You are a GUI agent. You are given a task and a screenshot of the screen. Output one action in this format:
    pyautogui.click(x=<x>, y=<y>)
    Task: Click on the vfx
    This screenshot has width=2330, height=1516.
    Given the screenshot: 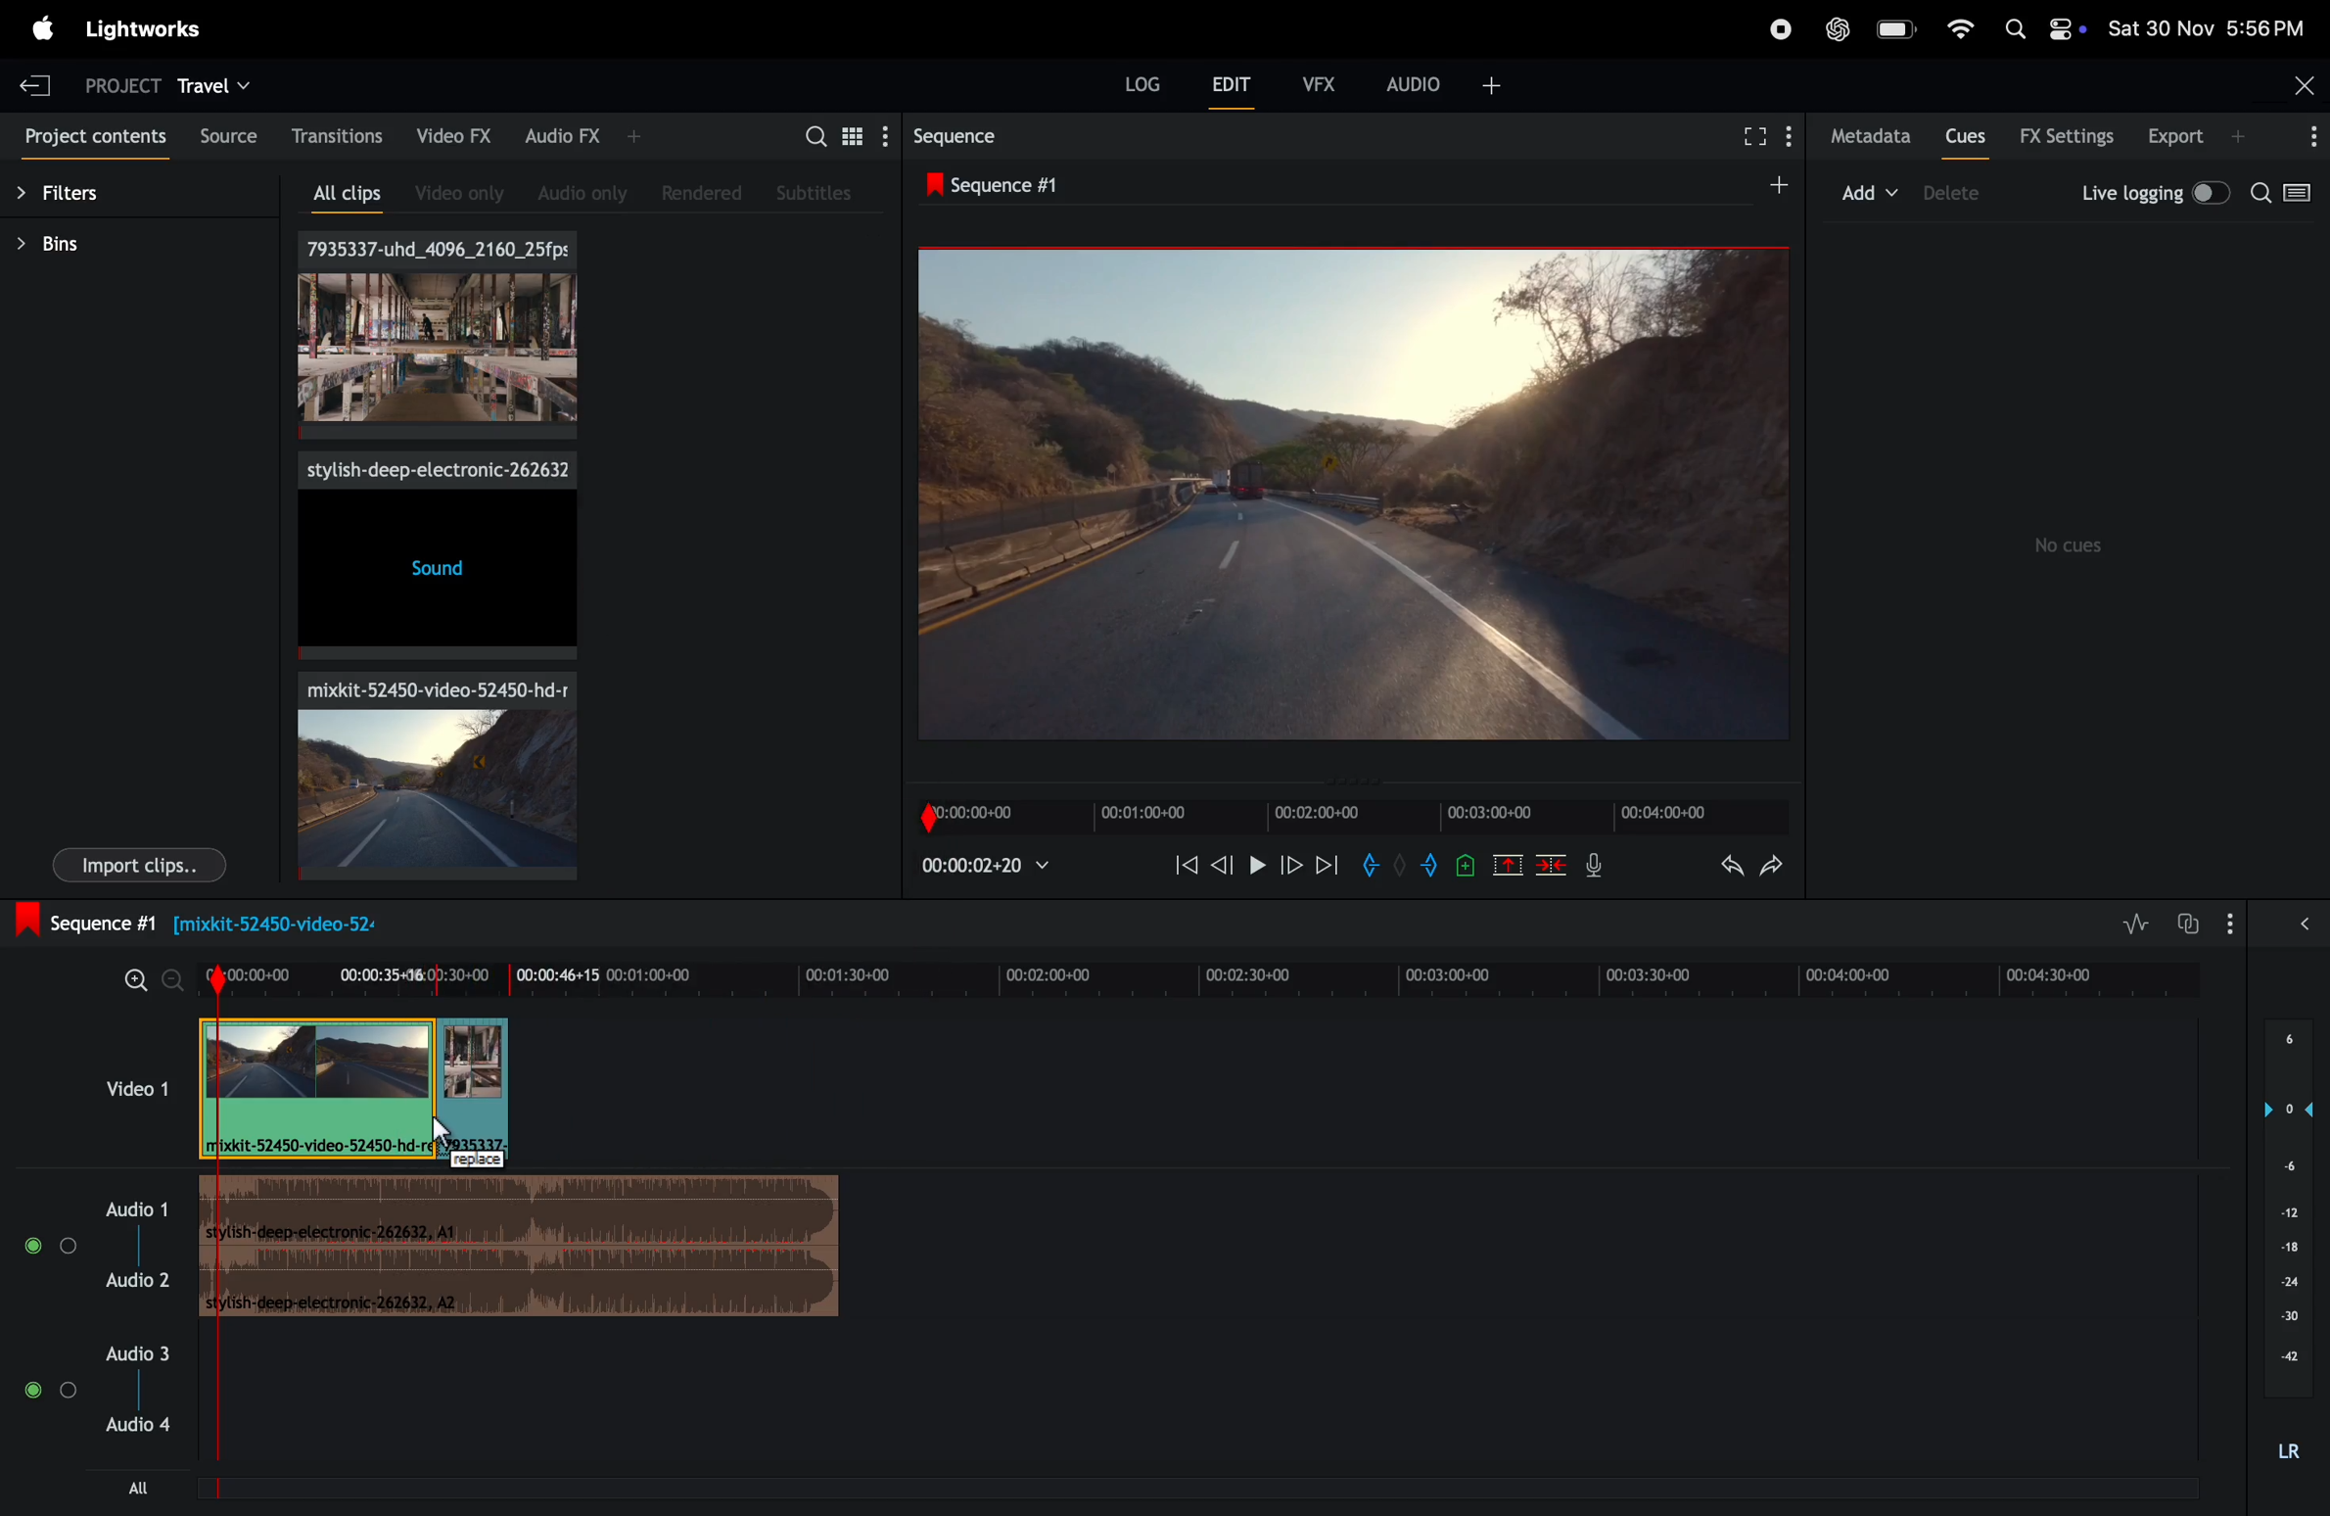 What is the action you would take?
    pyautogui.click(x=1316, y=82)
    